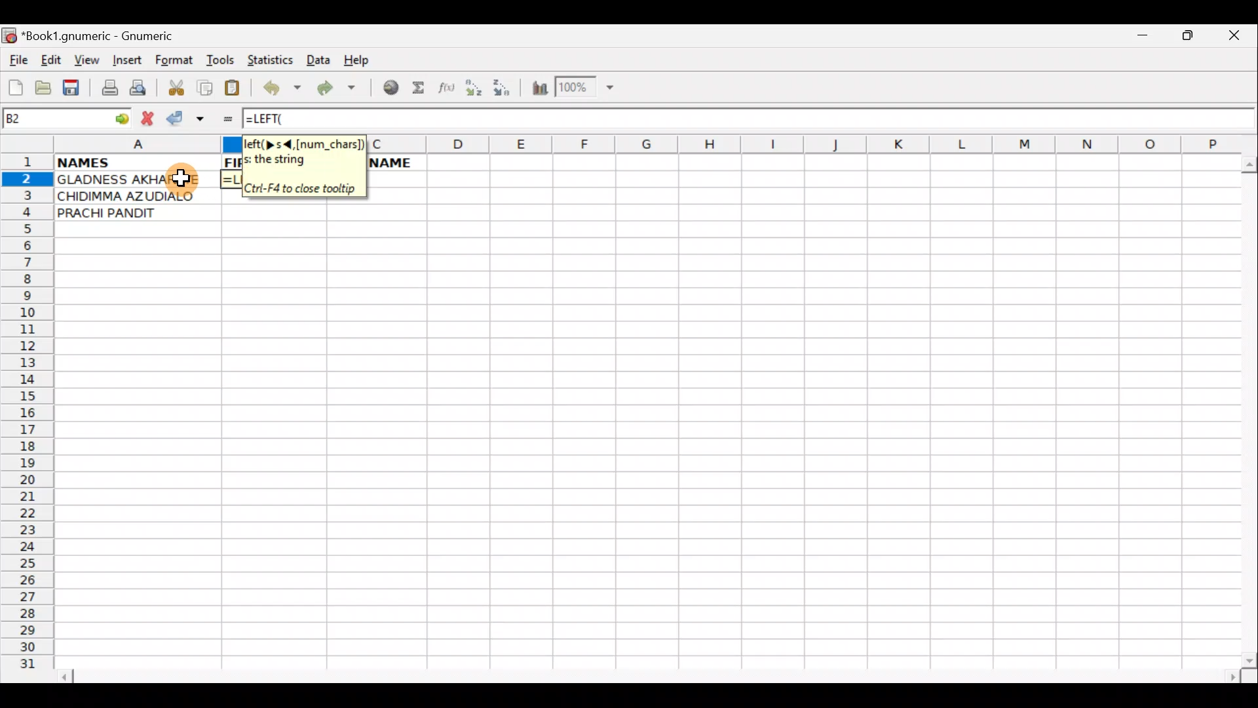  What do you see at coordinates (237, 90) in the screenshot?
I see `Paste clipboard` at bounding box center [237, 90].